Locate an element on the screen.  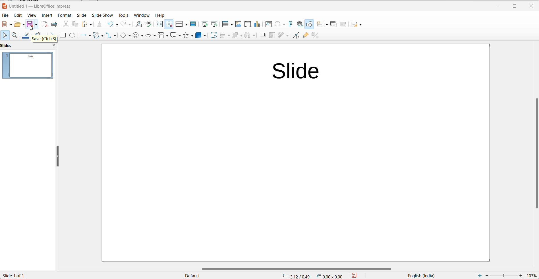
slide is located at coordinates (80, 15).